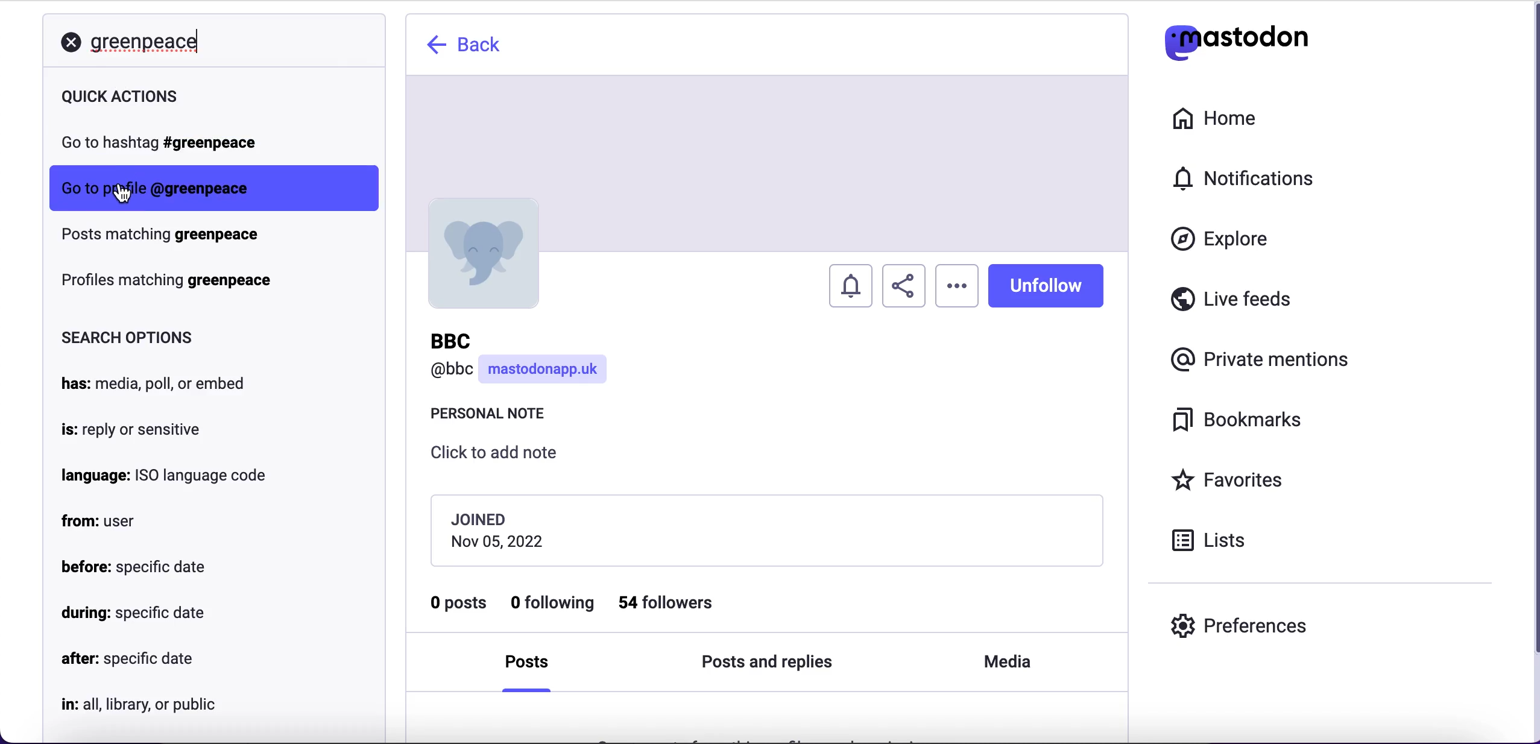 The image size is (1540, 744). I want to click on go to hashtag, so click(171, 146).